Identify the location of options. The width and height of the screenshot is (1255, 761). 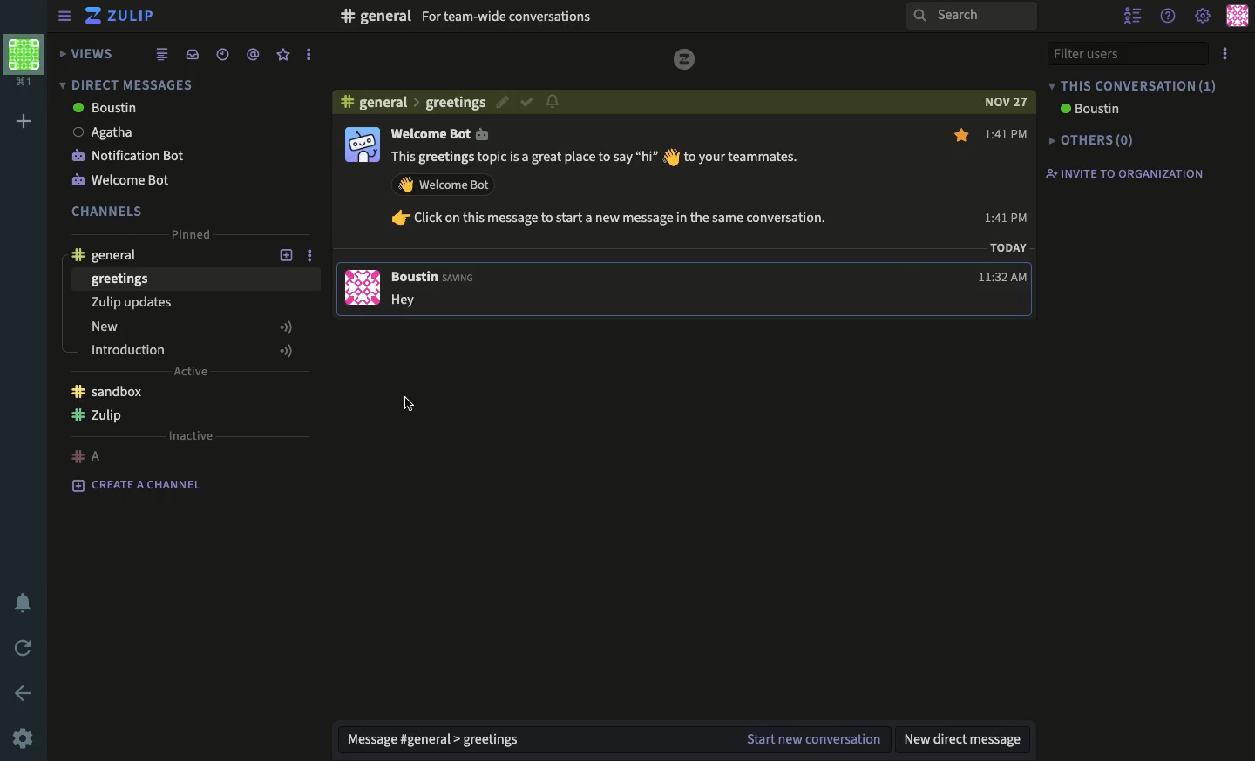
(309, 55).